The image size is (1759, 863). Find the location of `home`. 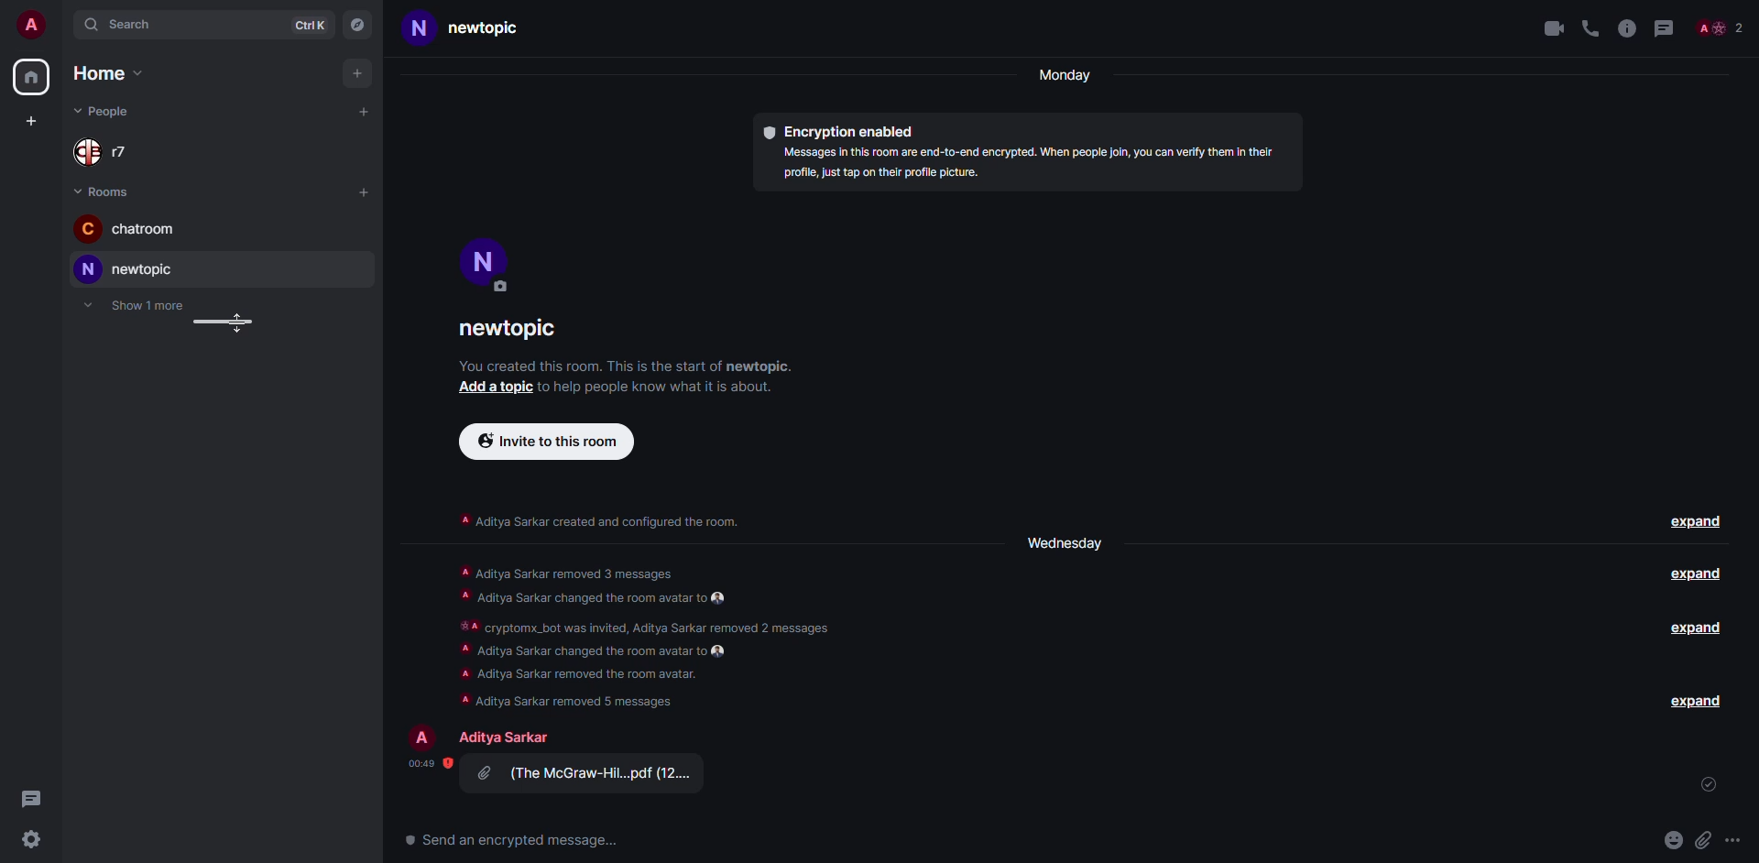

home is located at coordinates (106, 74).